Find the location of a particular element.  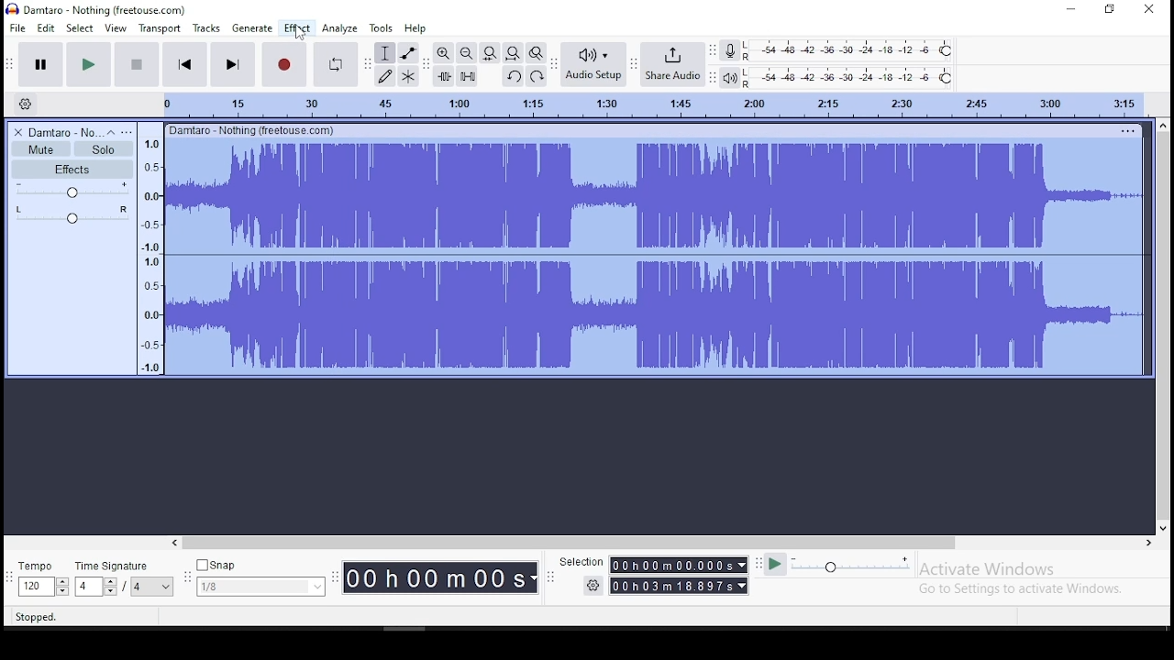

 is located at coordinates (184, 577).